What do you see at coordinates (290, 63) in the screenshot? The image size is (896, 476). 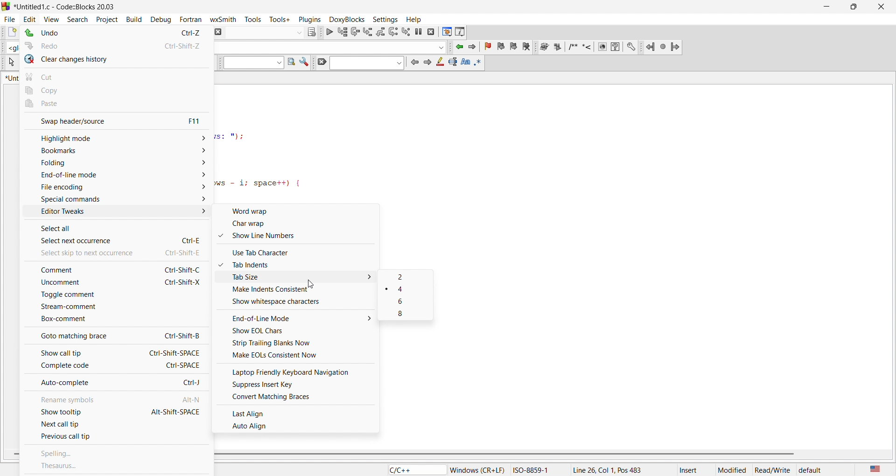 I see `find in page` at bounding box center [290, 63].